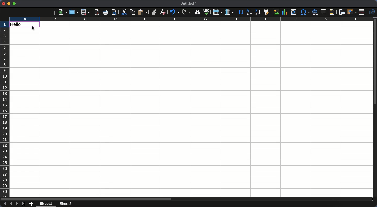 This screenshot has width=377, height=207. Describe the element at coordinates (324, 12) in the screenshot. I see `Insert comment` at that location.